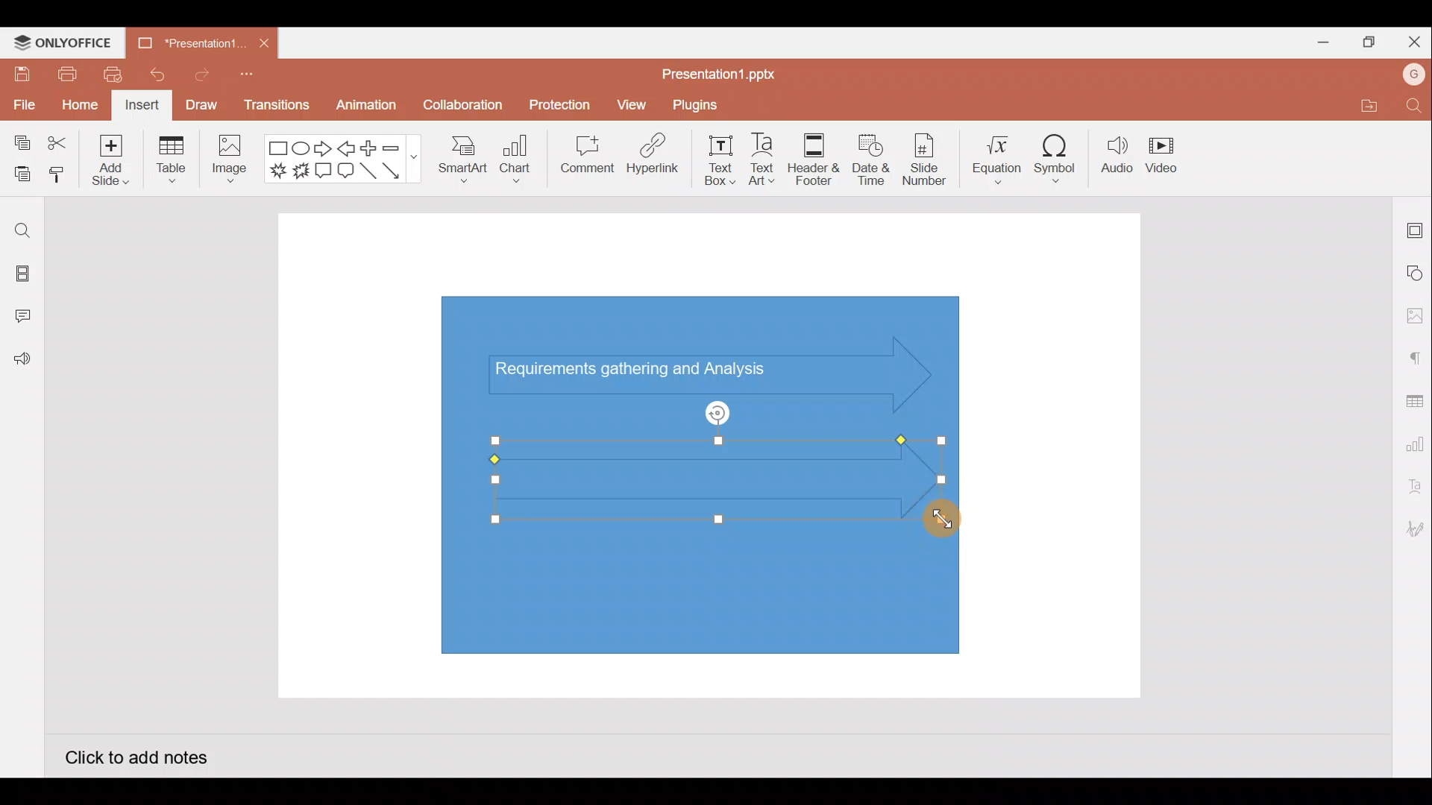 The height and width of the screenshot is (805, 1432). Describe the element at coordinates (1365, 42) in the screenshot. I see `Maximise` at that location.